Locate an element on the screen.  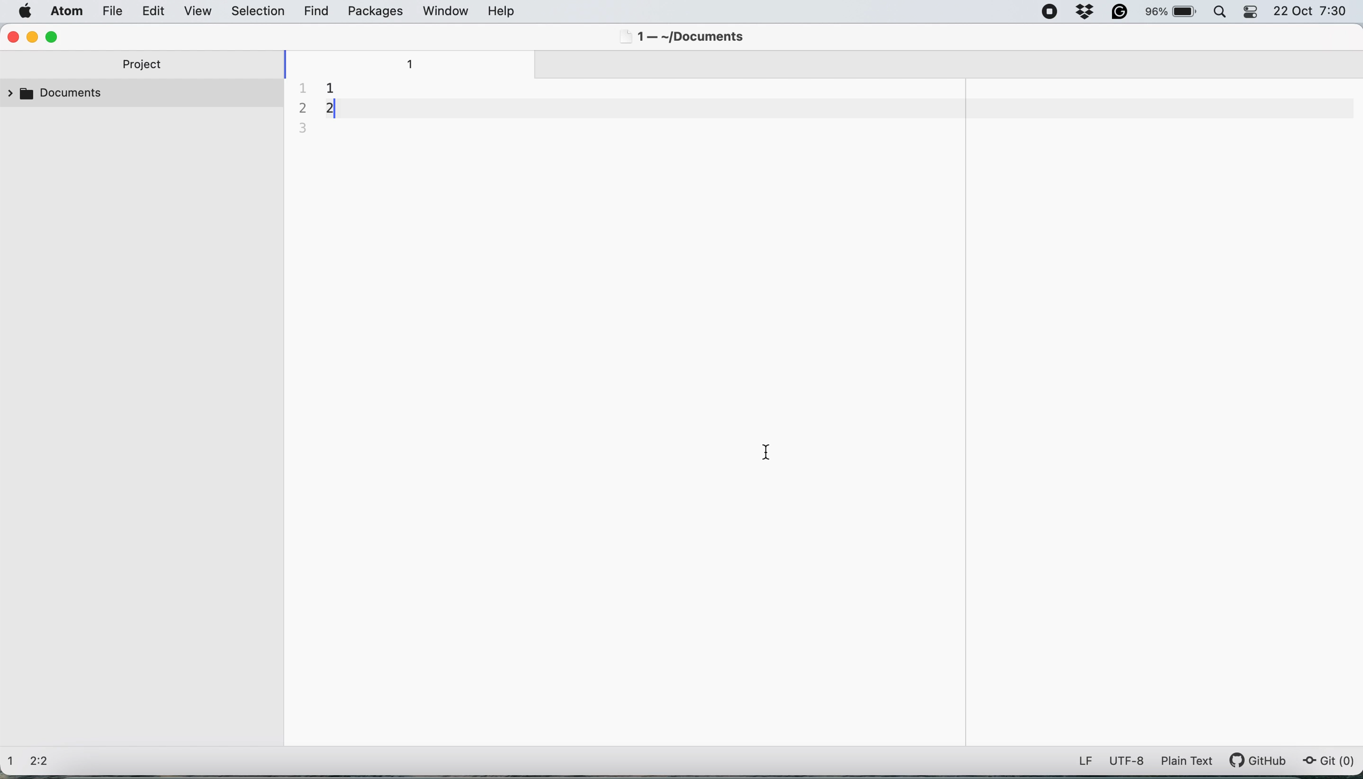
spotlight search is located at coordinates (1220, 13).